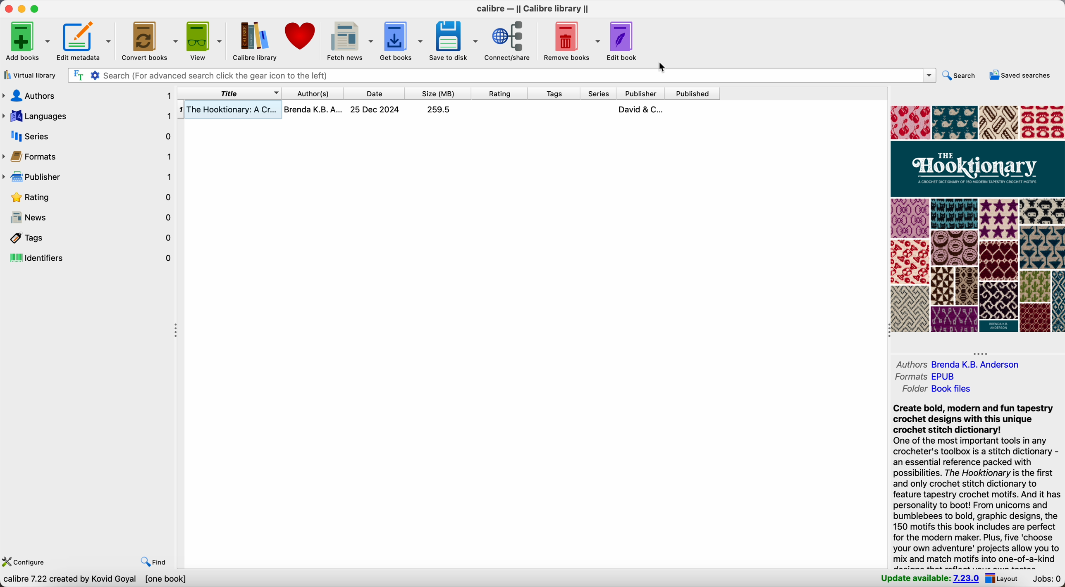  What do you see at coordinates (960, 364) in the screenshot?
I see `authors` at bounding box center [960, 364].